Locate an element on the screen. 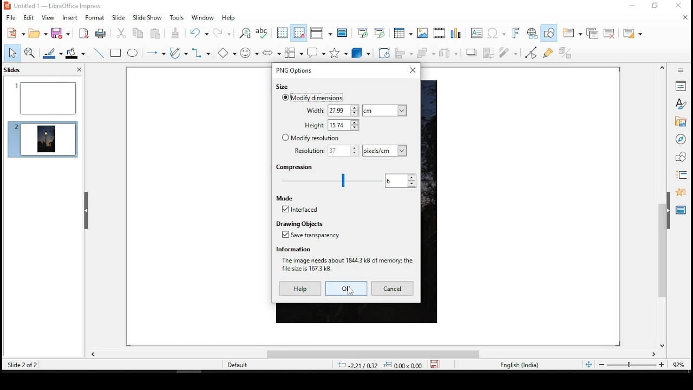  paste is located at coordinates (176, 34).